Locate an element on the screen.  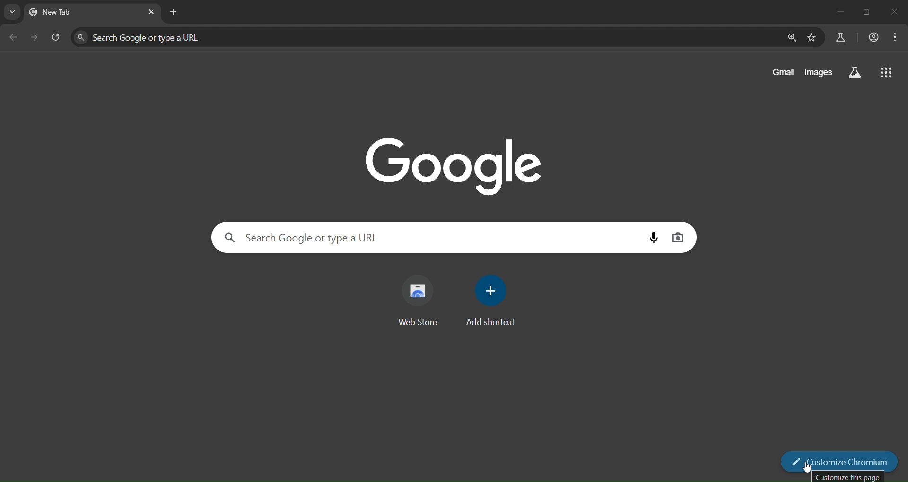
images is located at coordinates (818, 71).